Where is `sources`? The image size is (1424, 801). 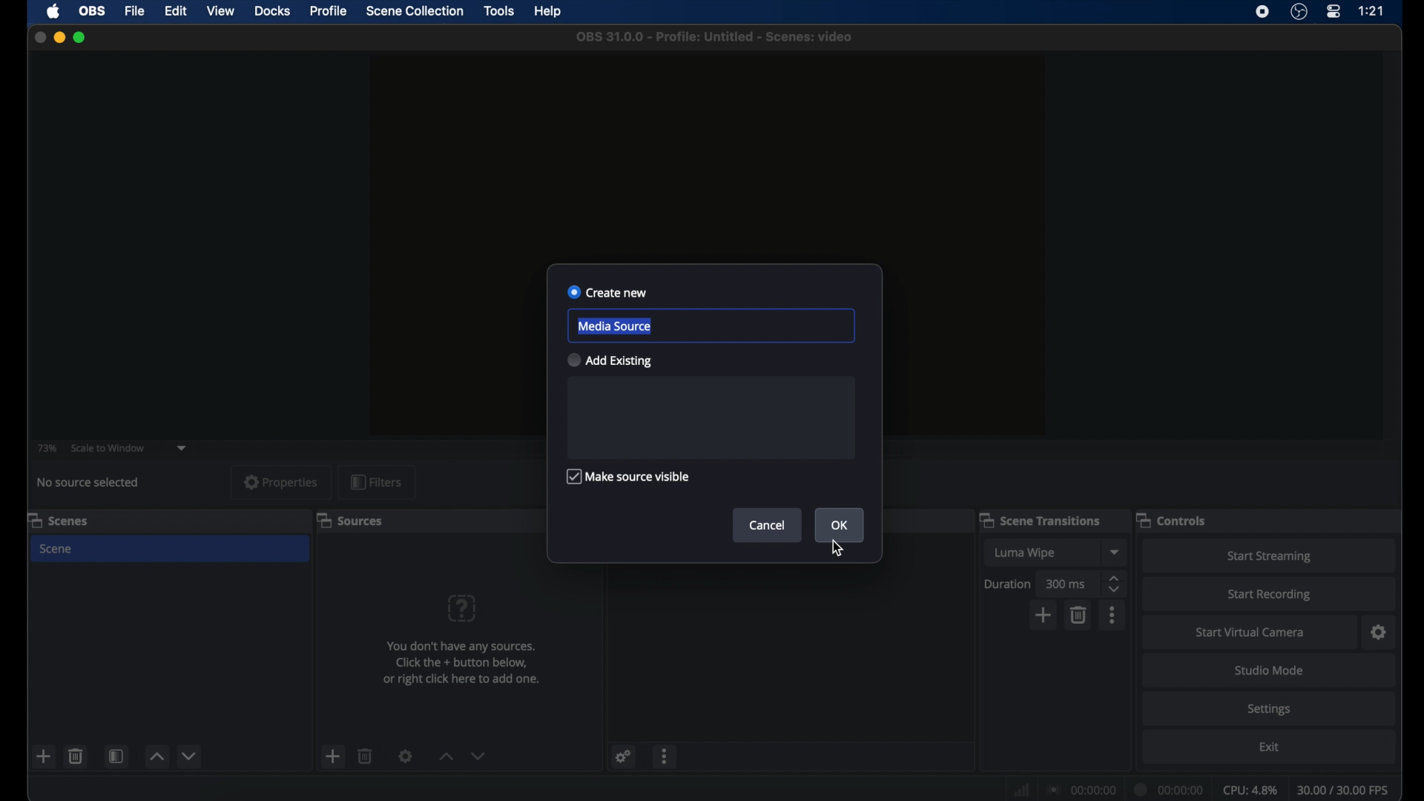
sources is located at coordinates (350, 521).